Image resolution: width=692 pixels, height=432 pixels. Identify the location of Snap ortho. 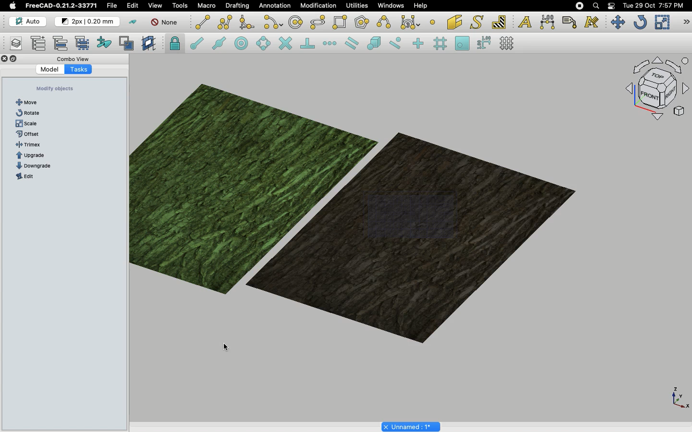
(420, 44).